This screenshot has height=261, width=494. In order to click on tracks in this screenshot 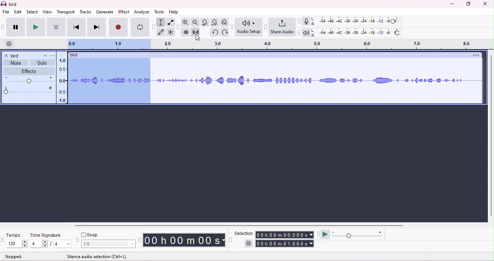, I will do `click(85, 12)`.